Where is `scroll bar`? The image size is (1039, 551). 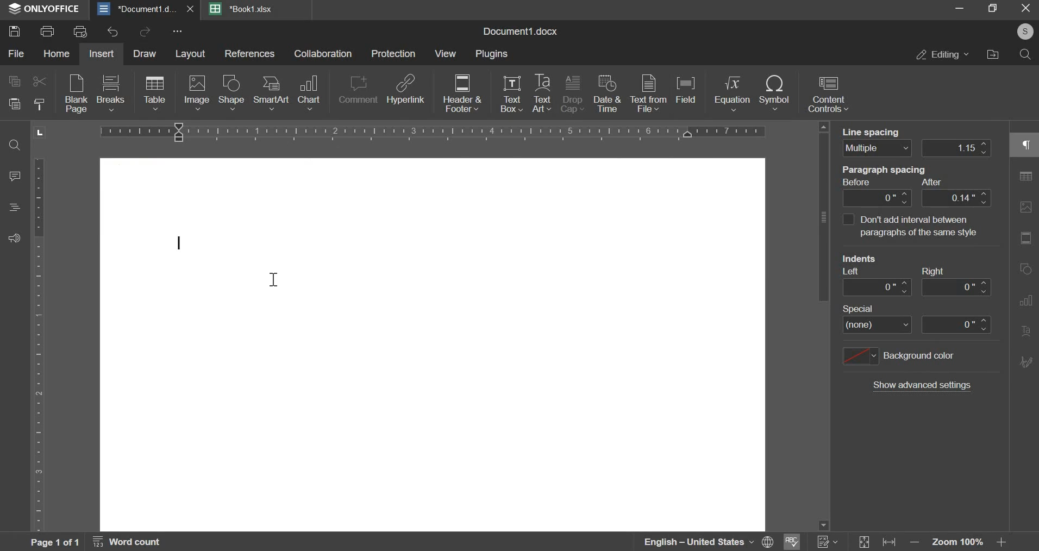
scroll bar is located at coordinates (823, 324).